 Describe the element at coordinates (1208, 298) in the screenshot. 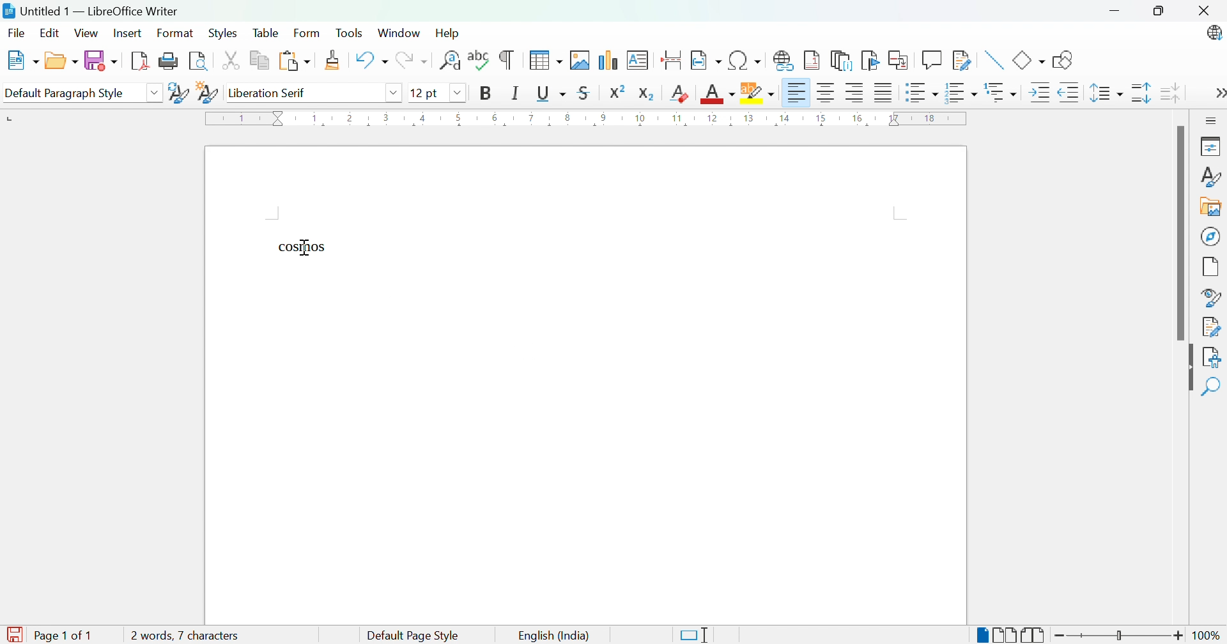

I see `Style inspector` at that location.